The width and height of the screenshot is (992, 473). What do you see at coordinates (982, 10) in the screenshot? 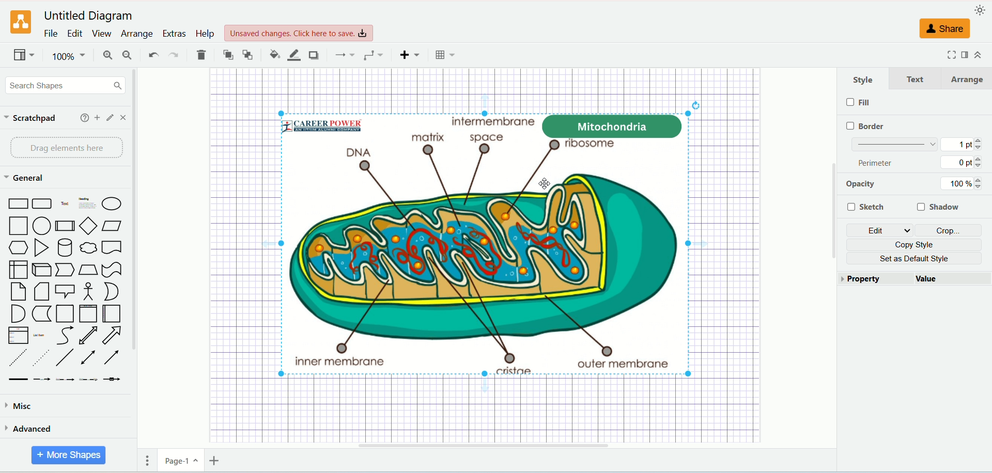
I see `appearance` at bounding box center [982, 10].